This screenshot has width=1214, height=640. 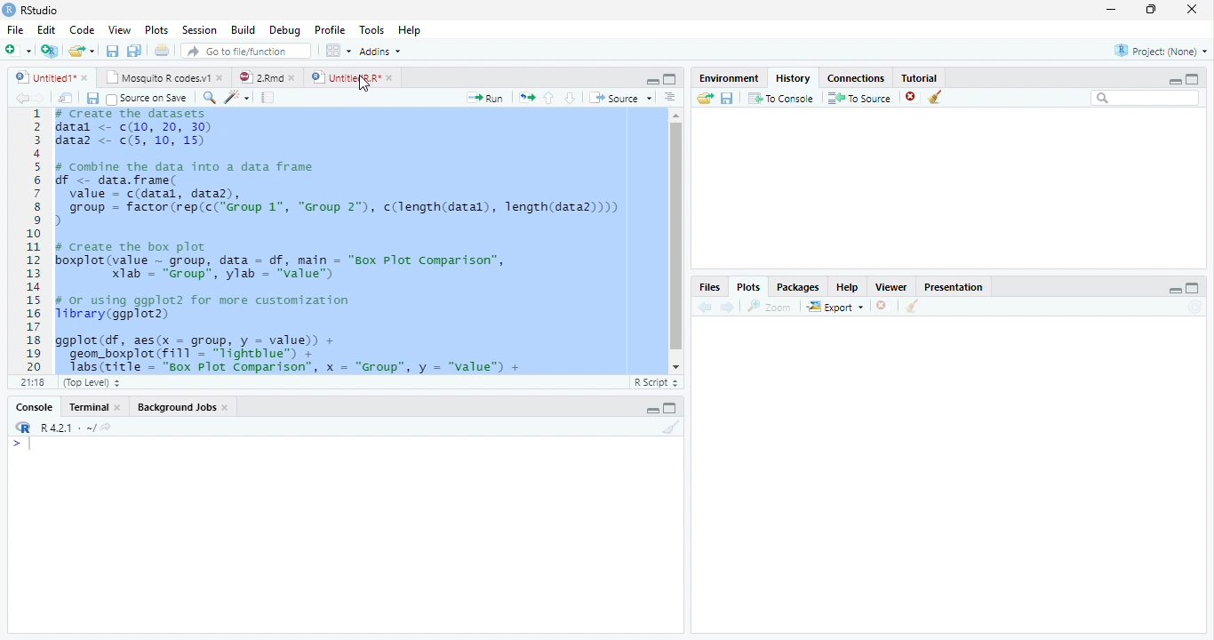 What do you see at coordinates (336, 50) in the screenshot?
I see `Workspace panes` at bounding box center [336, 50].